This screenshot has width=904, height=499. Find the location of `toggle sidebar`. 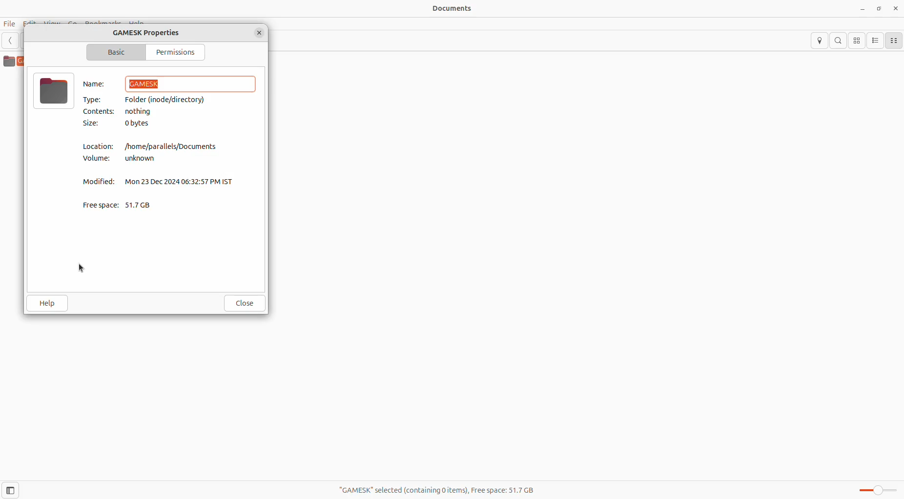

toggle sidebar is located at coordinates (15, 489).